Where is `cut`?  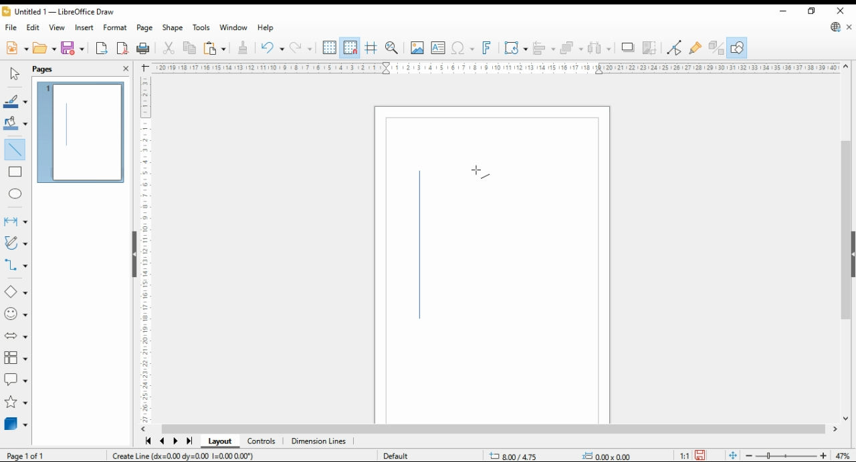
cut is located at coordinates (170, 48).